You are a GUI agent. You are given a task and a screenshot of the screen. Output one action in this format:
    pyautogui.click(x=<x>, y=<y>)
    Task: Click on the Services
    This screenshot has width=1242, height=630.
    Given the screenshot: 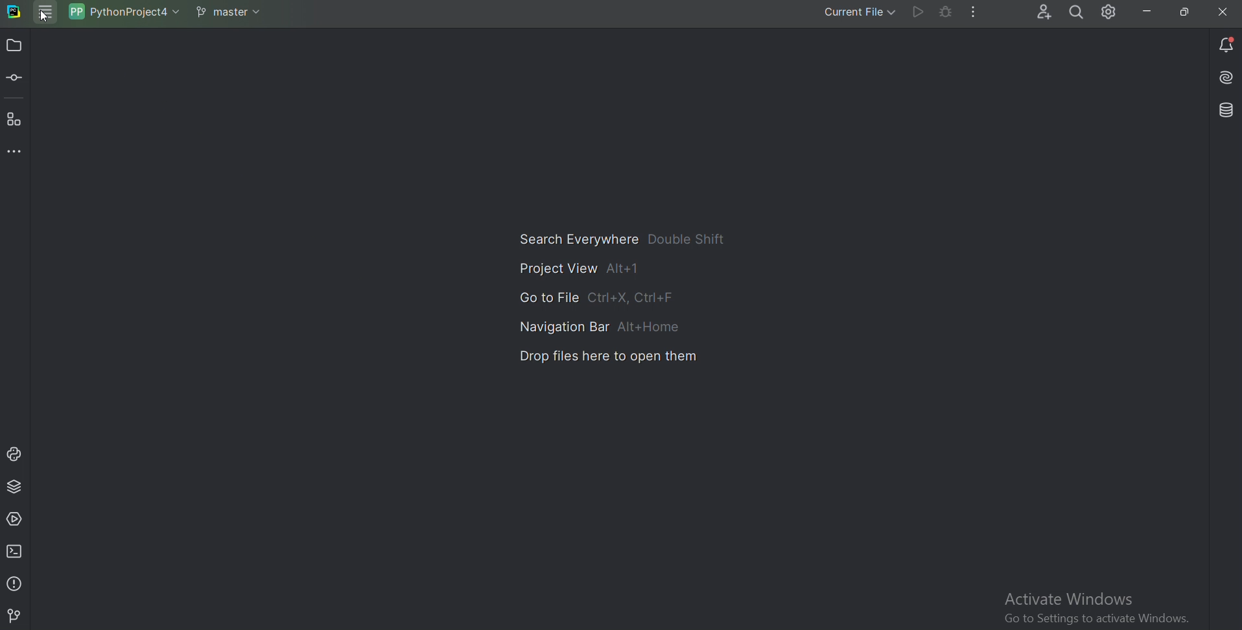 What is the action you would take?
    pyautogui.click(x=18, y=518)
    